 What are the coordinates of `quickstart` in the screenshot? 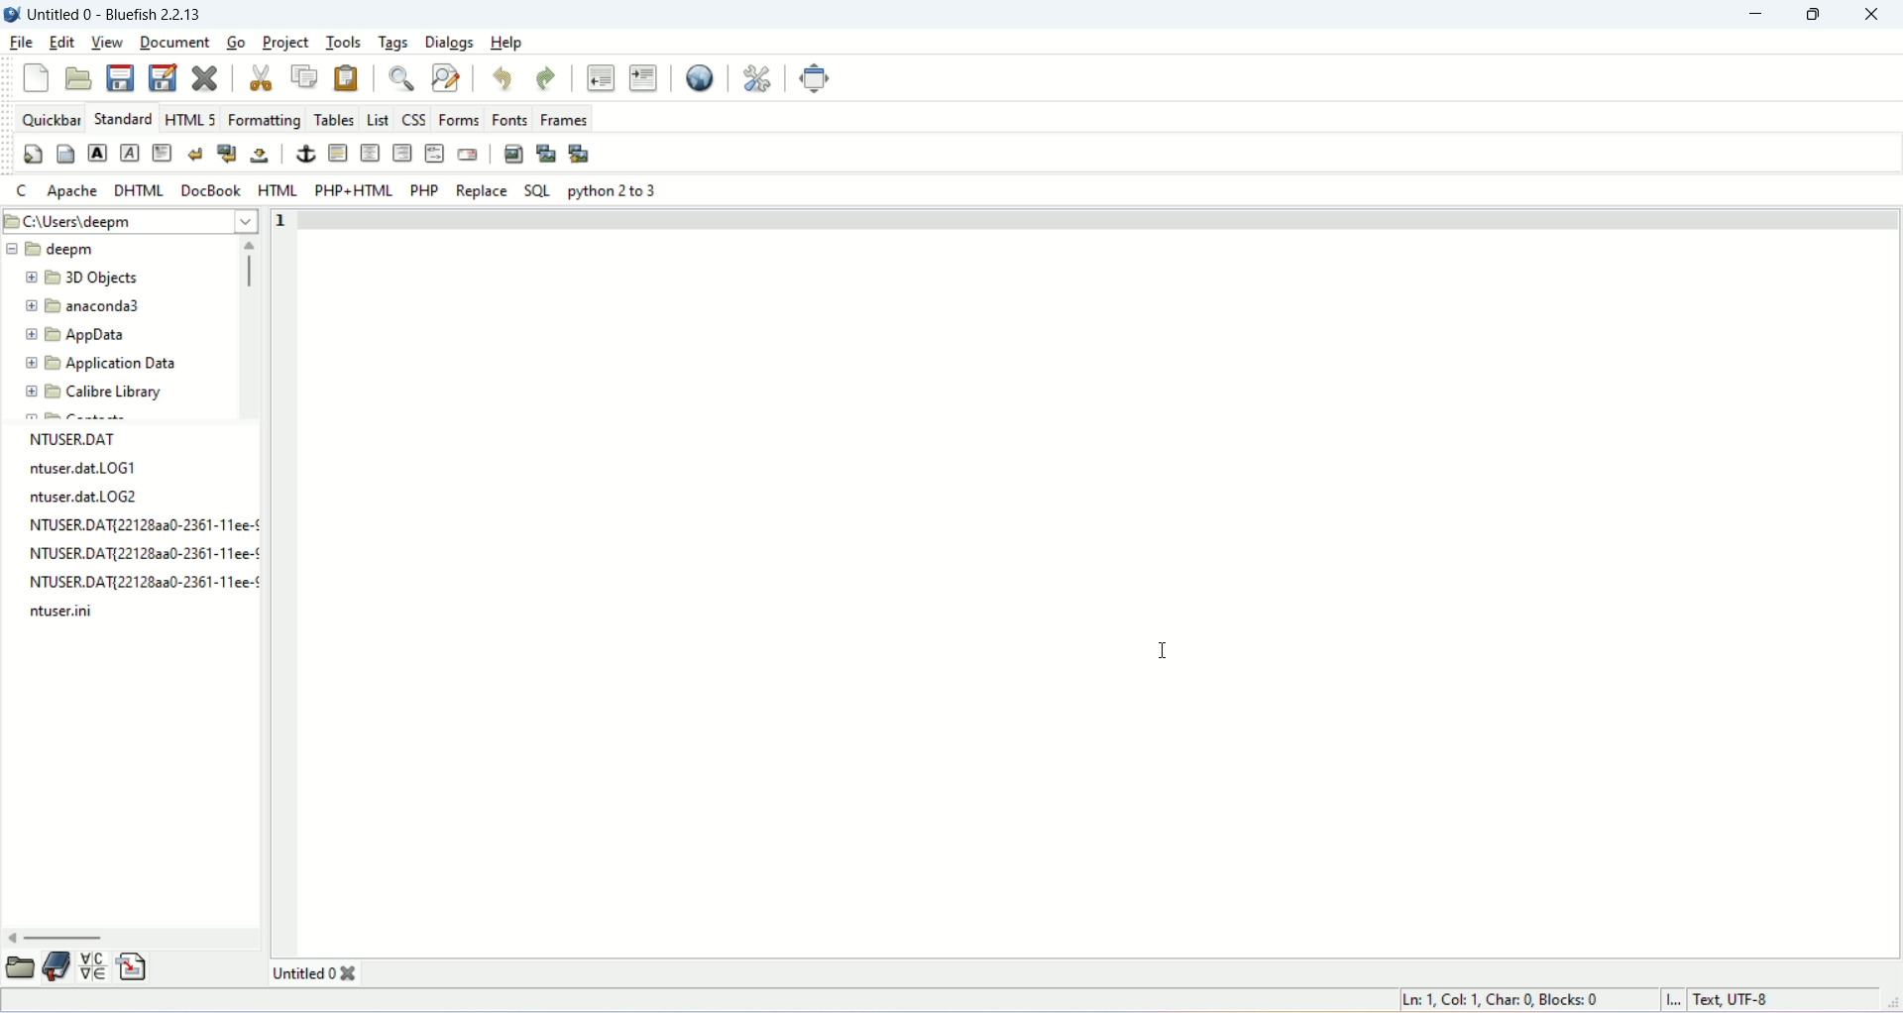 It's located at (34, 155).